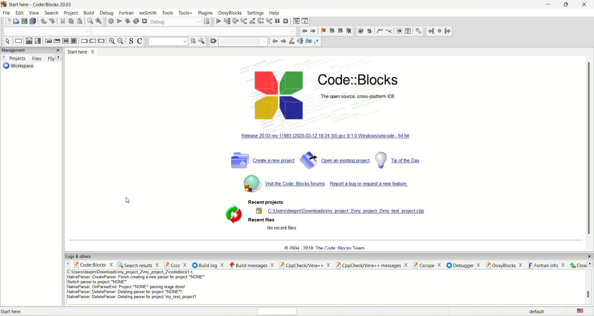  What do you see at coordinates (402, 160) in the screenshot?
I see `tip og the day` at bounding box center [402, 160].